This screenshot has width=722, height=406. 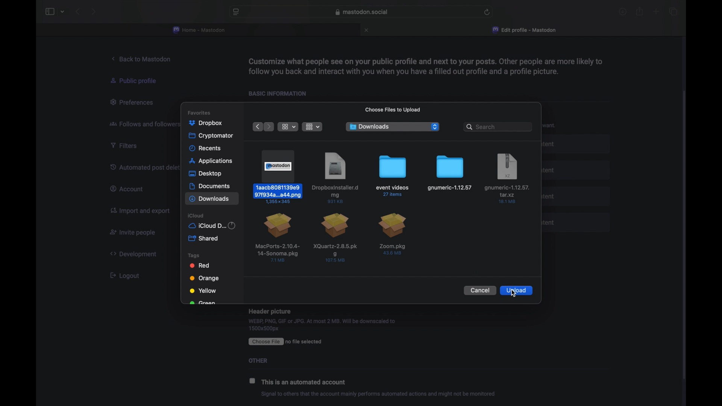 What do you see at coordinates (77, 12) in the screenshot?
I see `back` at bounding box center [77, 12].